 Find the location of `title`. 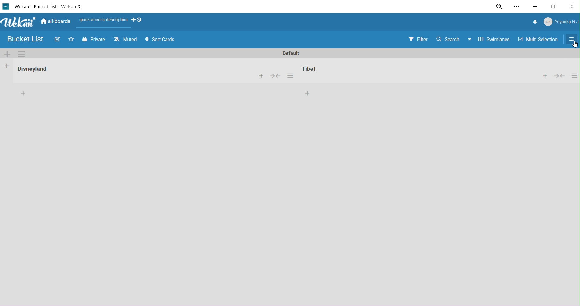

title is located at coordinates (19, 22).